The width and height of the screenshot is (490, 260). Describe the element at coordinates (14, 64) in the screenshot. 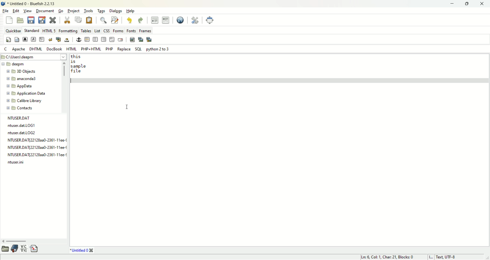

I see `deepm` at that location.